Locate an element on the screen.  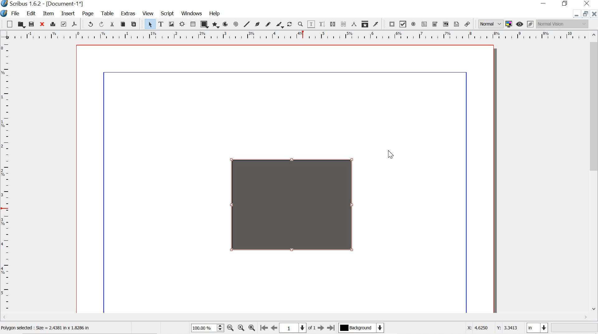
measurements is located at coordinates (354, 24).